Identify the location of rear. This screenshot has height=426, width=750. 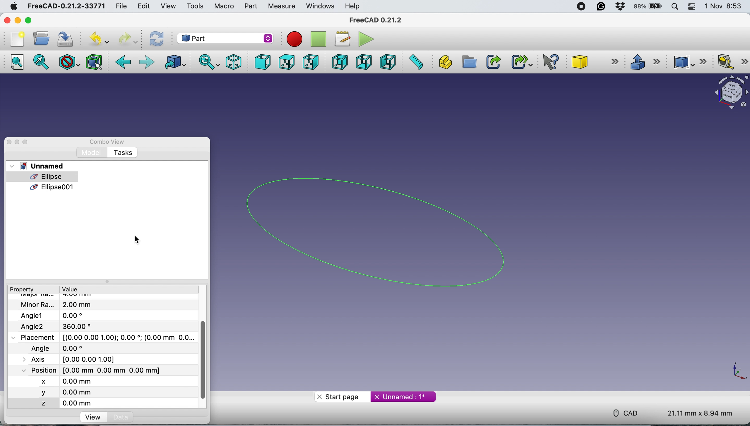
(340, 61).